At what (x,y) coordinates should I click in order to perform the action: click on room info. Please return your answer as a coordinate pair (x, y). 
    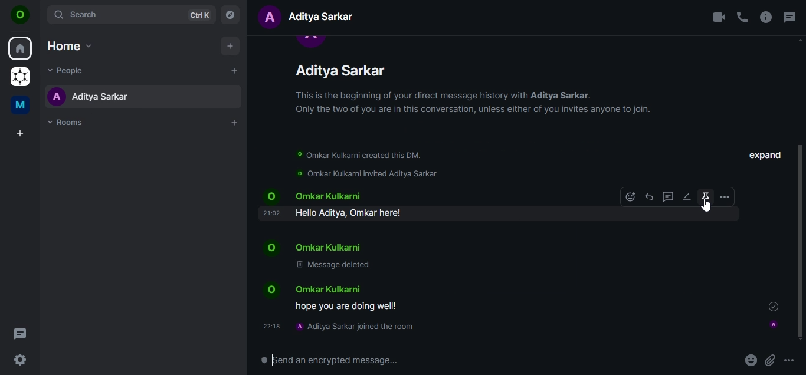
    Looking at the image, I should click on (765, 17).